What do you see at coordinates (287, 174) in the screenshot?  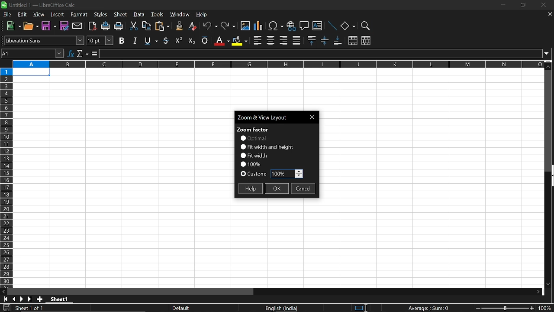 I see `edit zoom` at bounding box center [287, 174].